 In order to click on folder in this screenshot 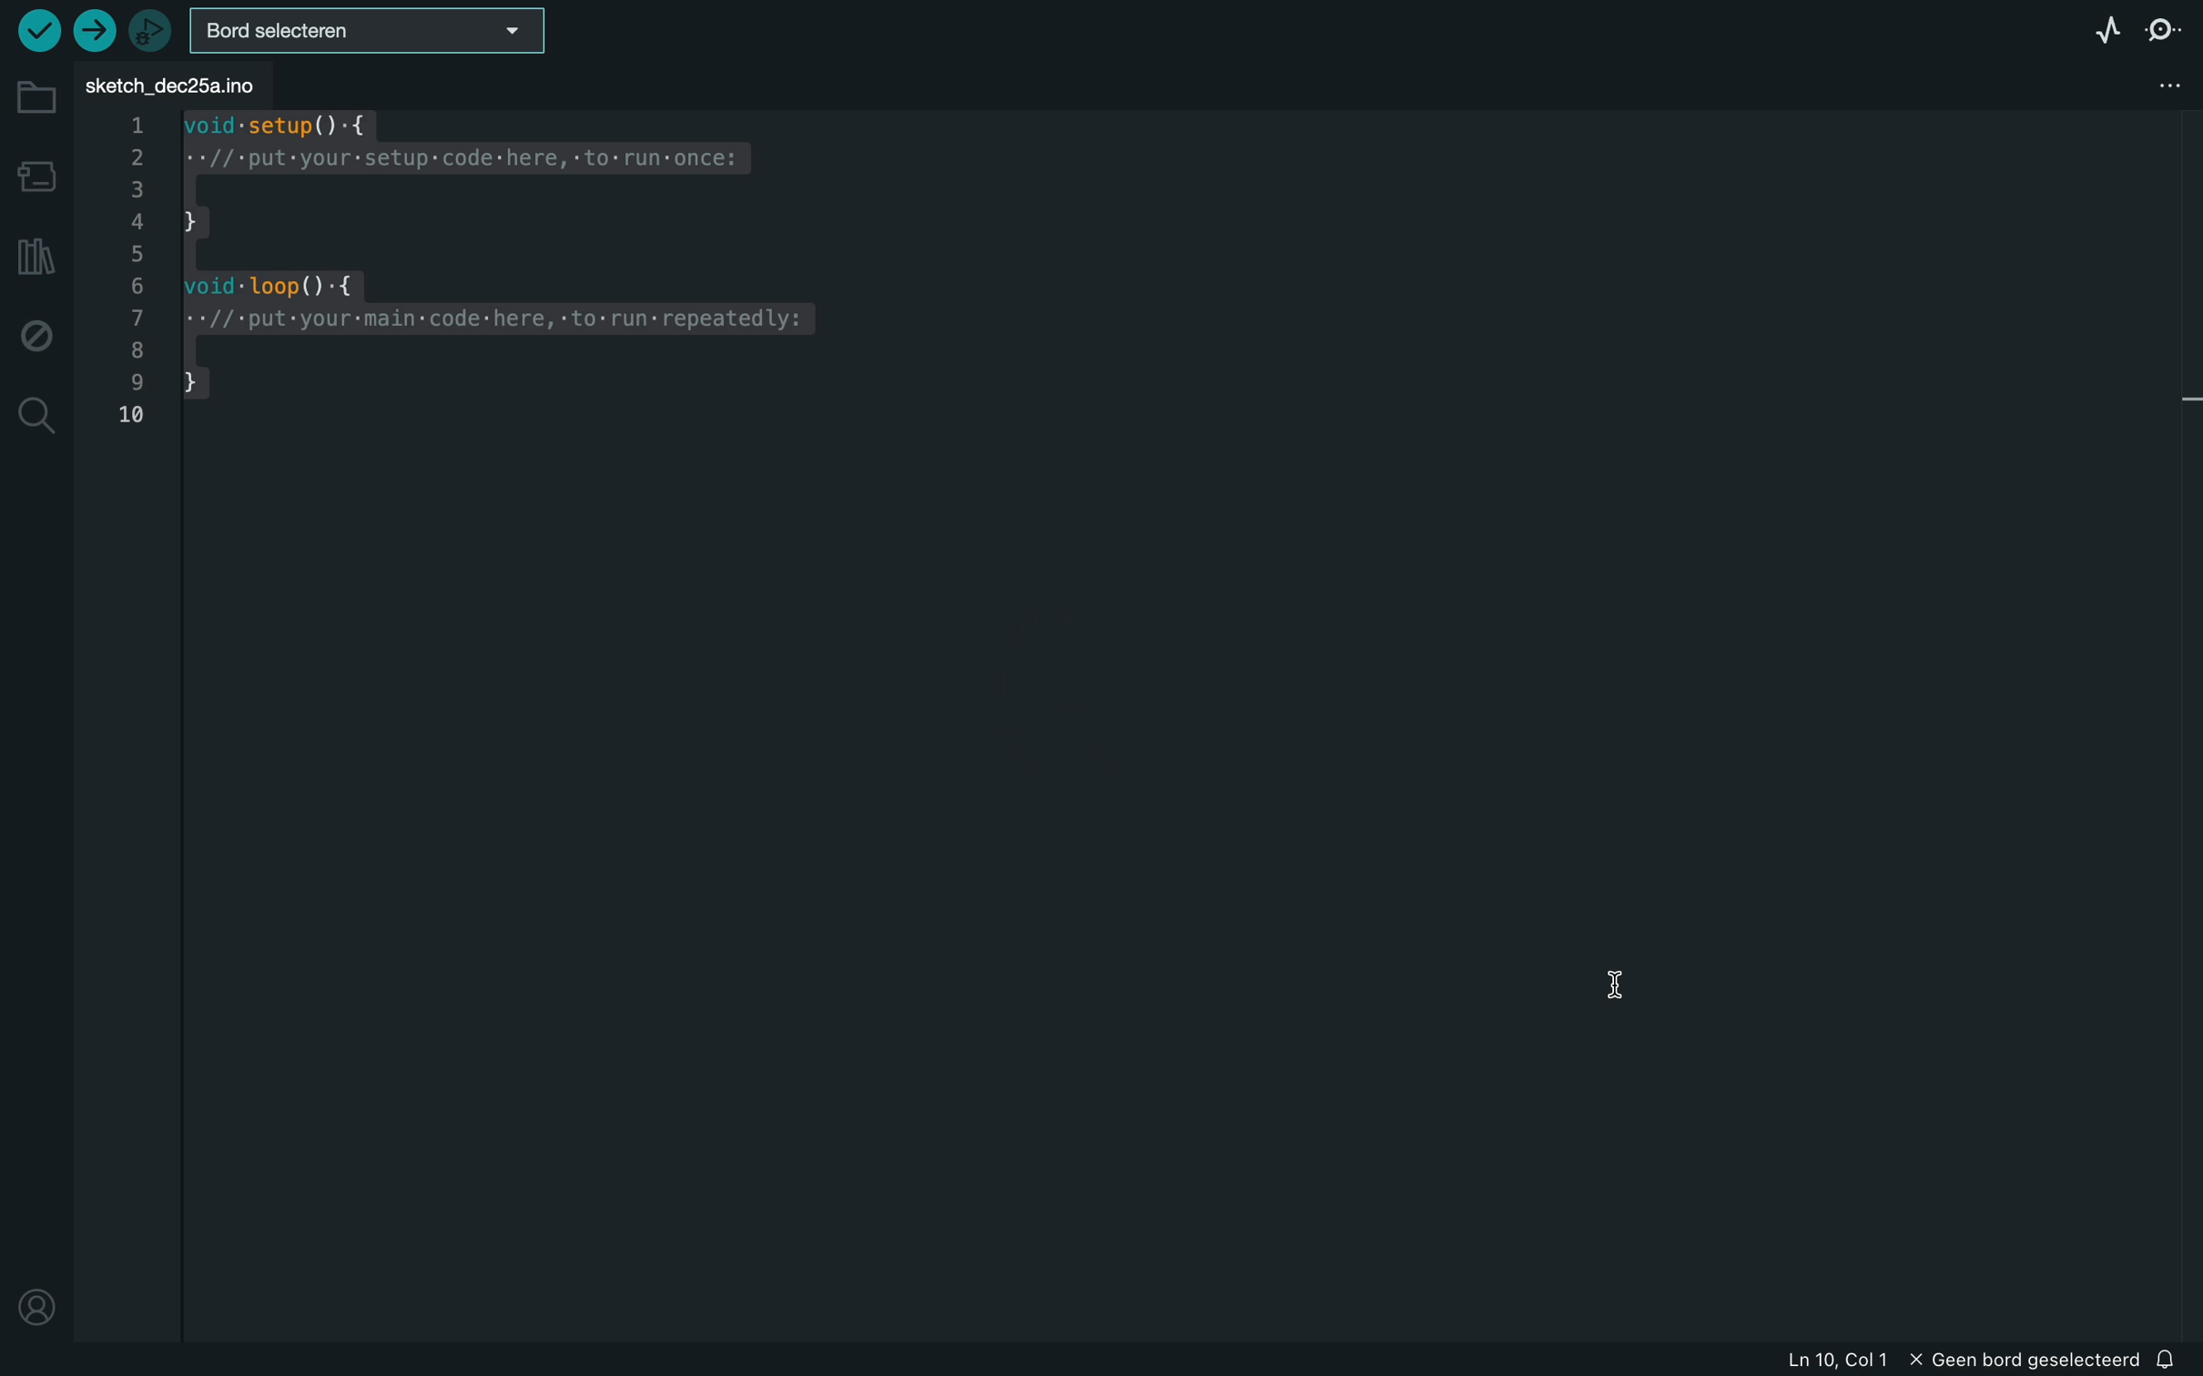, I will do `click(36, 98)`.